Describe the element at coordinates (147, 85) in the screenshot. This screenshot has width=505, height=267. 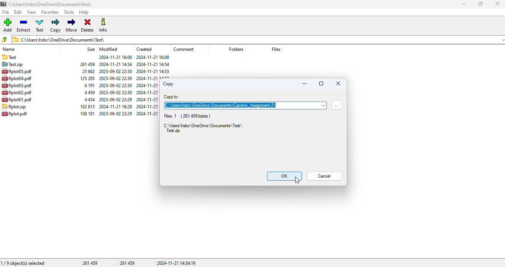
I see `created date & time` at that location.